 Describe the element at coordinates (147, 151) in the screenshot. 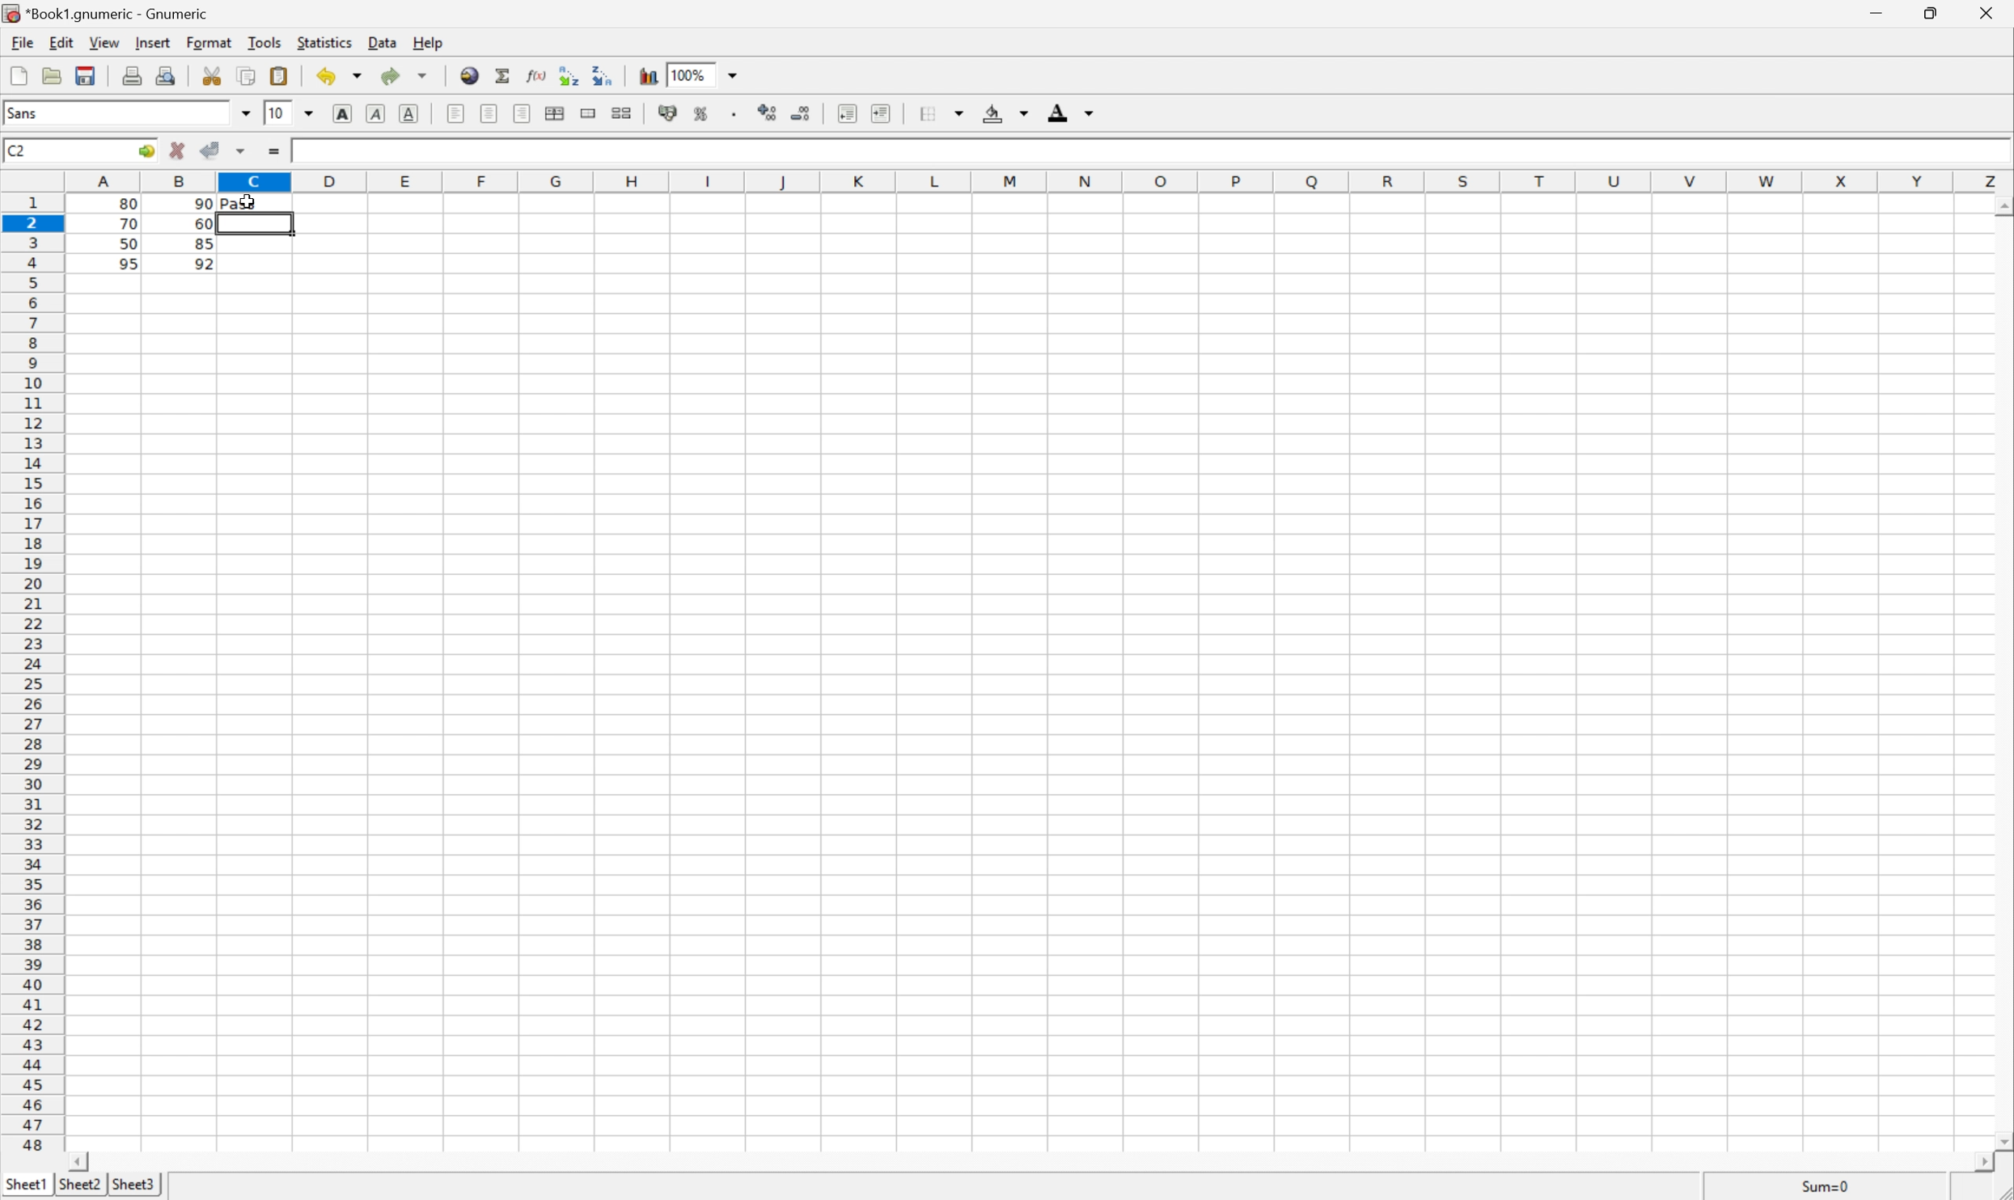

I see `Go to...` at that location.